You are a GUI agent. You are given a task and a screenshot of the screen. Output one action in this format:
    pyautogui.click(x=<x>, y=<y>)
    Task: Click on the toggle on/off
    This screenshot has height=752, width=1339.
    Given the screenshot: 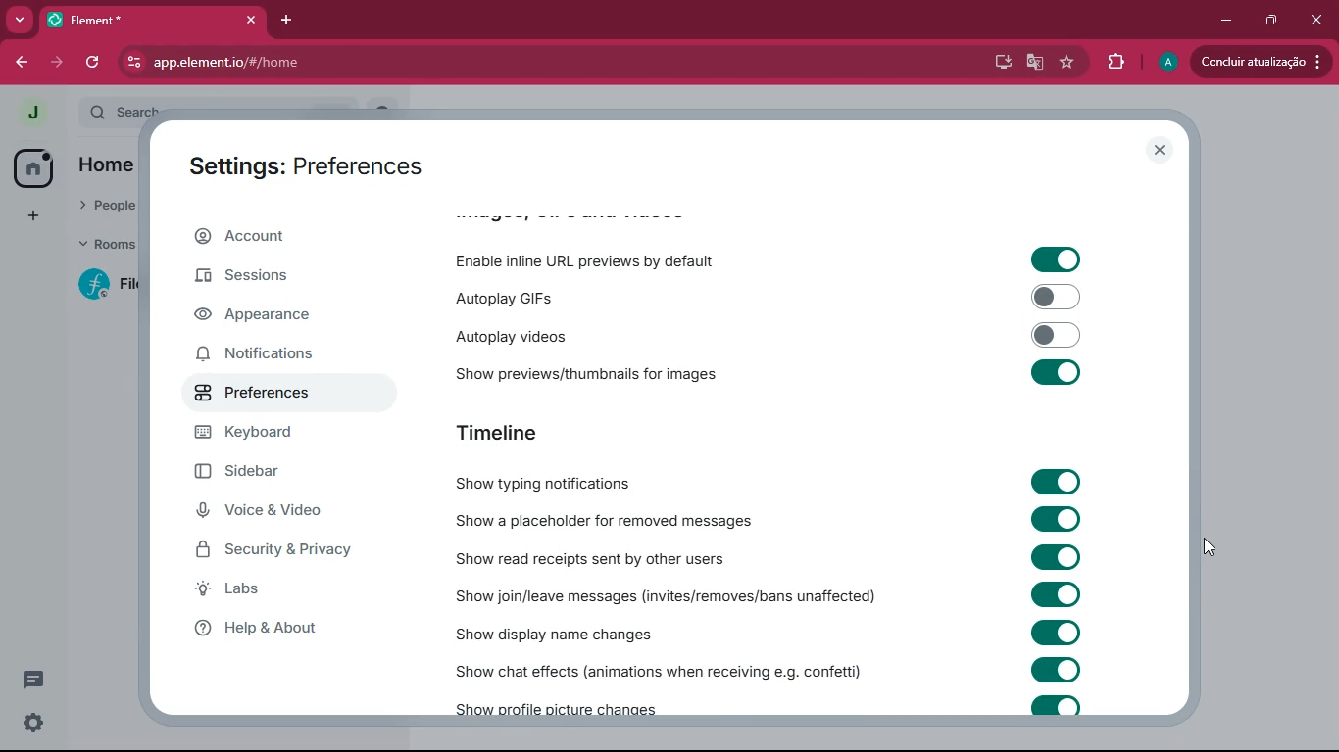 What is the action you would take?
    pyautogui.click(x=1056, y=594)
    